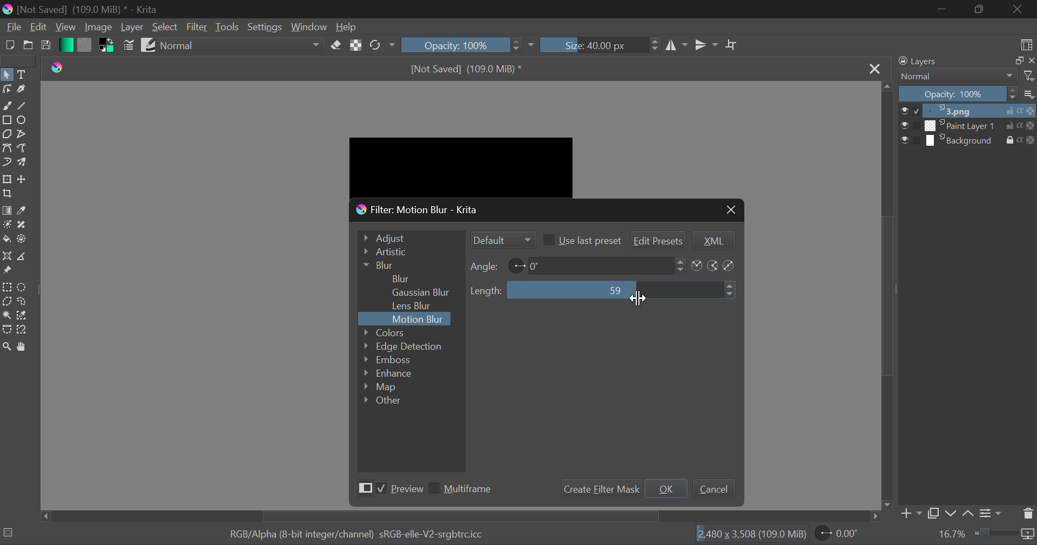 This screenshot has height=545, width=1037. What do you see at coordinates (614, 289) in the screenshot?
I see `59` at bounding box center [614, 289].